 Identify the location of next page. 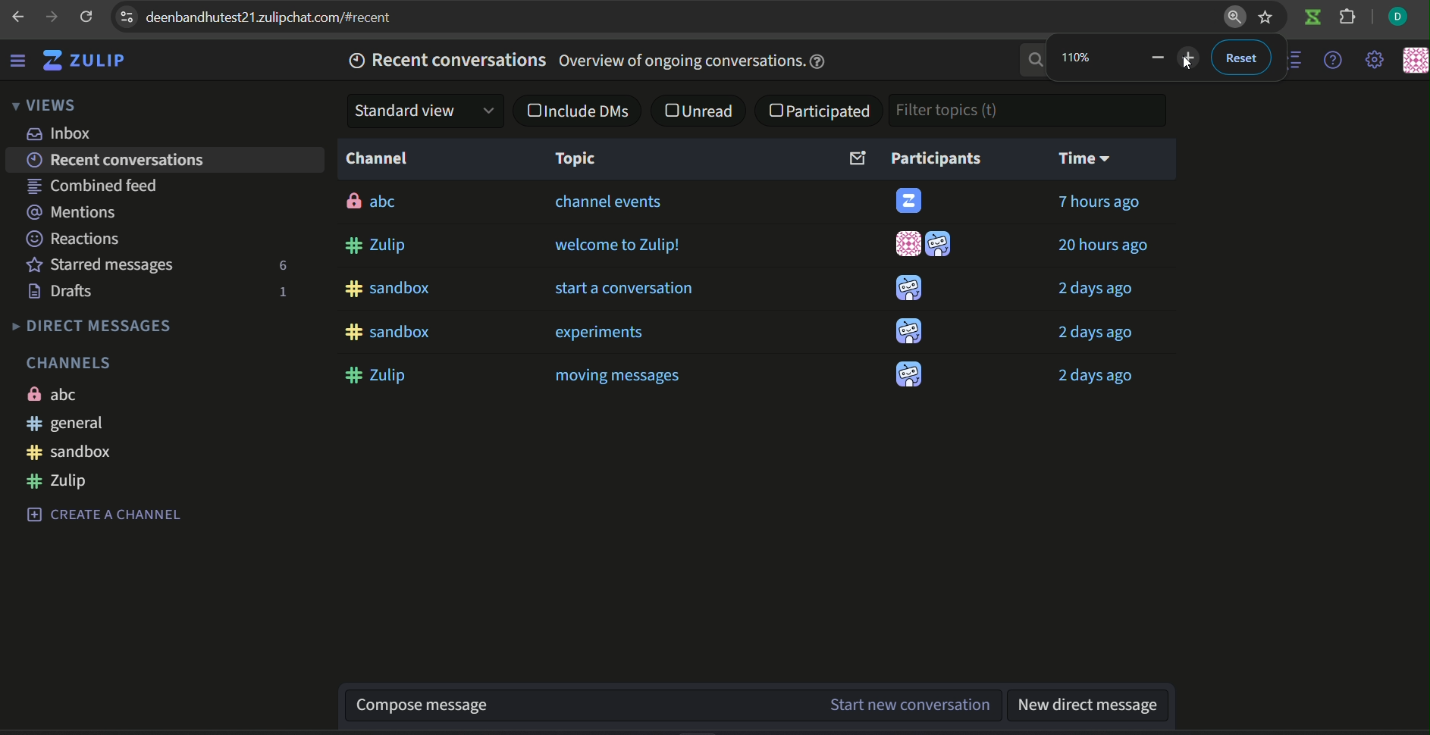
(52, 17).